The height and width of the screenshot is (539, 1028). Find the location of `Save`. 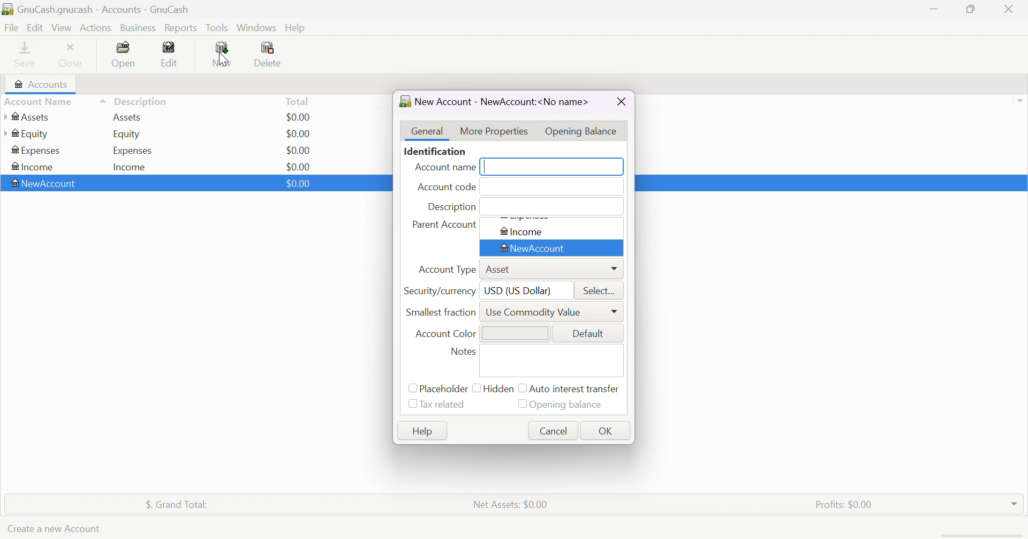

Save is located at coordinates (25, 55).